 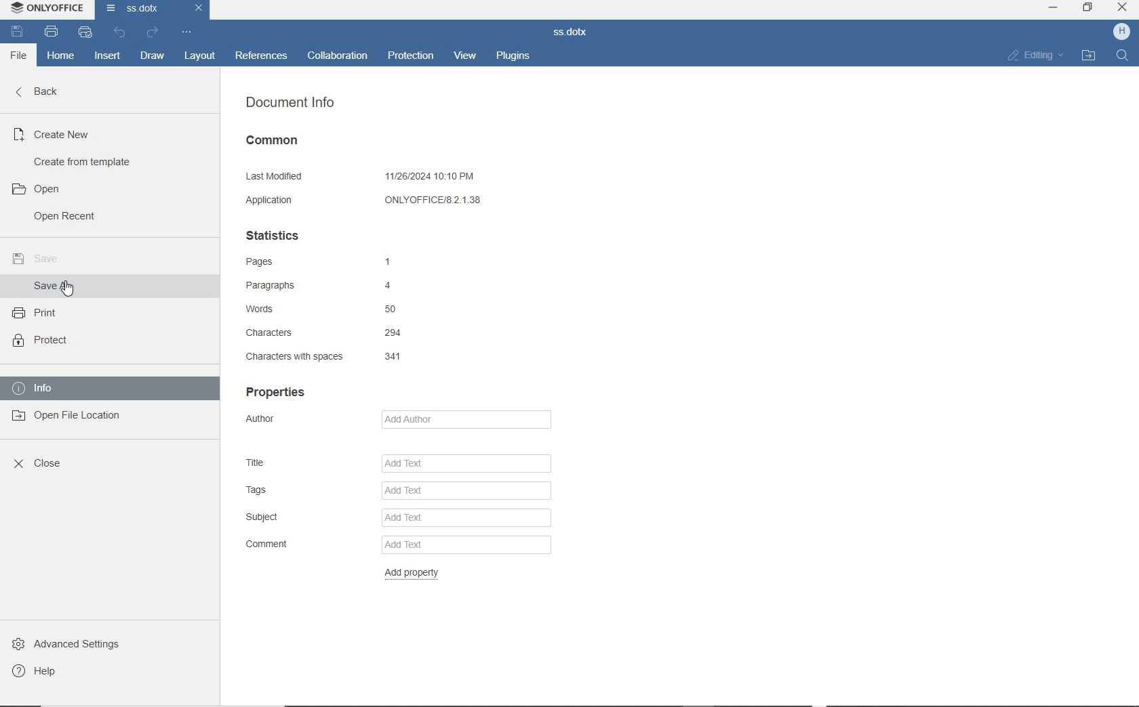 What do you see at coordinates (48, 11) in the screenshot?
I see `SYSTEM NAME` at bounding box center [48, 11].